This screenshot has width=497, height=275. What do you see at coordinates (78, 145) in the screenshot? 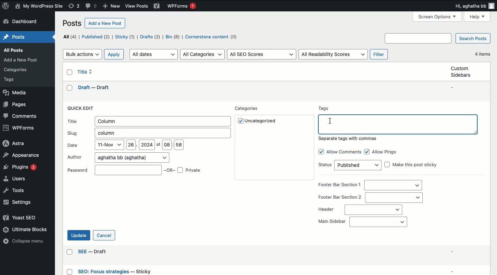
I see `Date` at bounding box center [78, 145].